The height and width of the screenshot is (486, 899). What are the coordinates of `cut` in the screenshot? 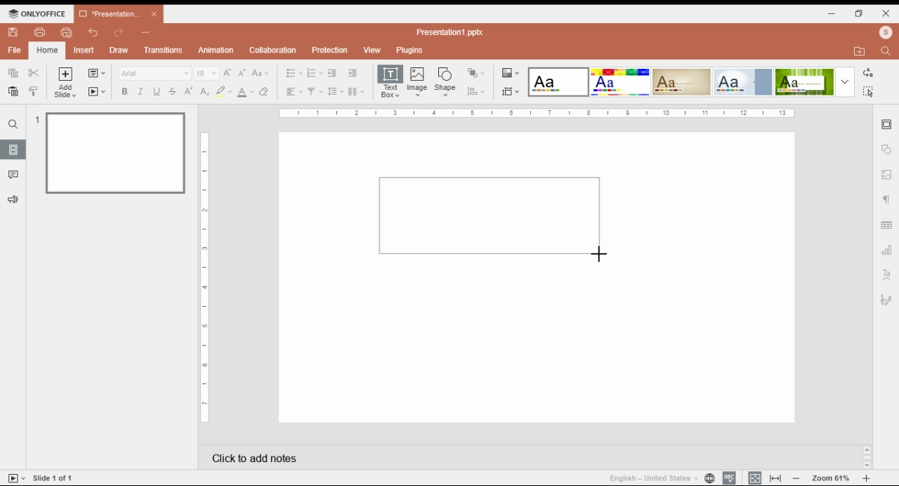 It's located at (34, 72).